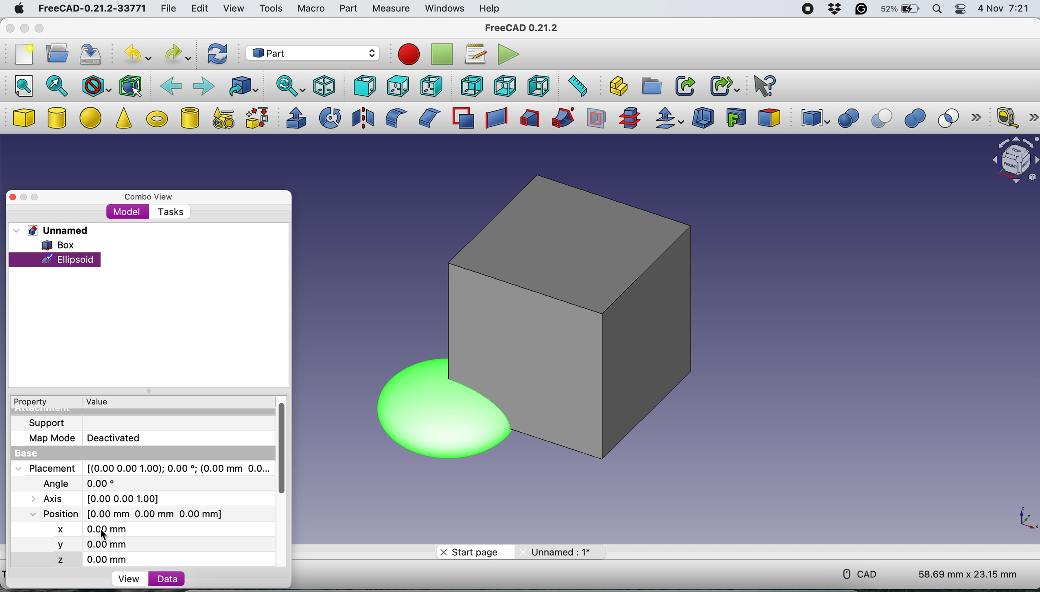 The width and height of the screenshot is (1040, 592). I want to click on value, so click(96, 401).